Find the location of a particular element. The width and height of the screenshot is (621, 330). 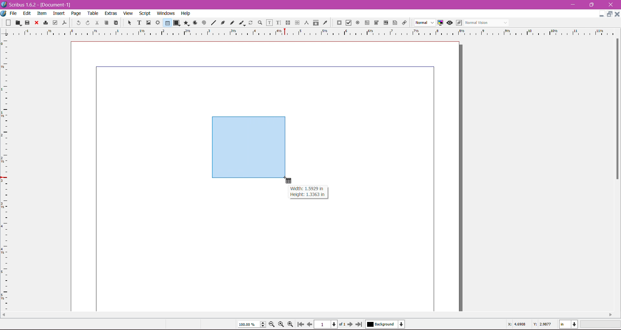

of 1 is located at coordinates (342, 324).